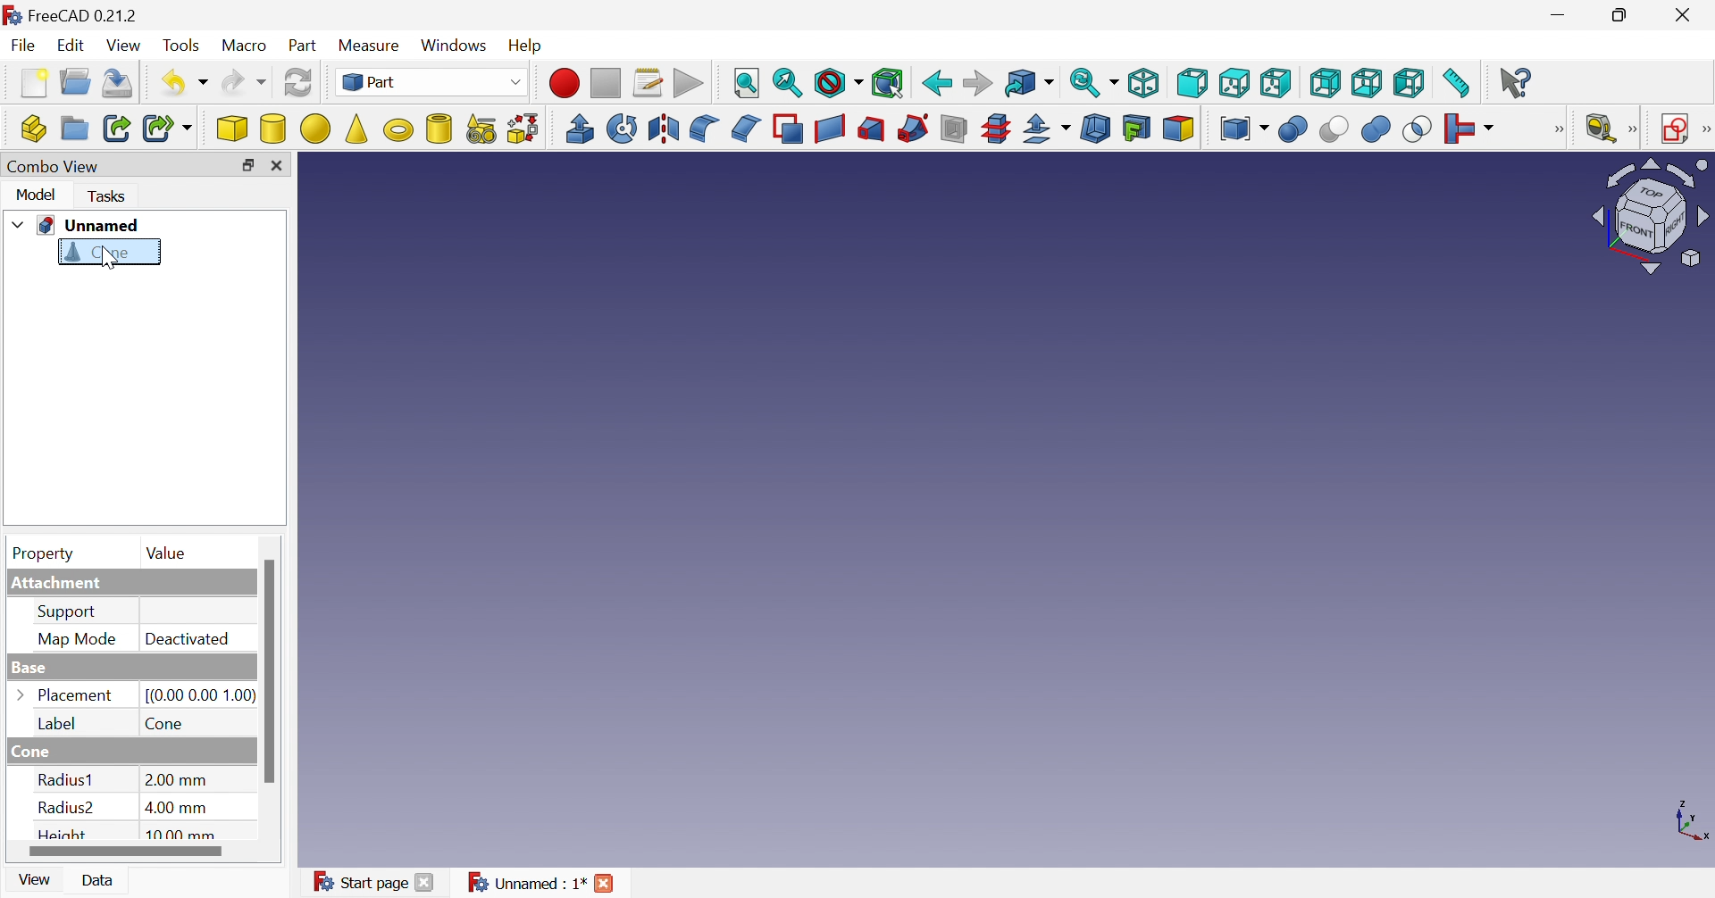 This screenshot has width=1715, height=898. I want to click on [(0.00 0.00 1.00), so click(194, 694).